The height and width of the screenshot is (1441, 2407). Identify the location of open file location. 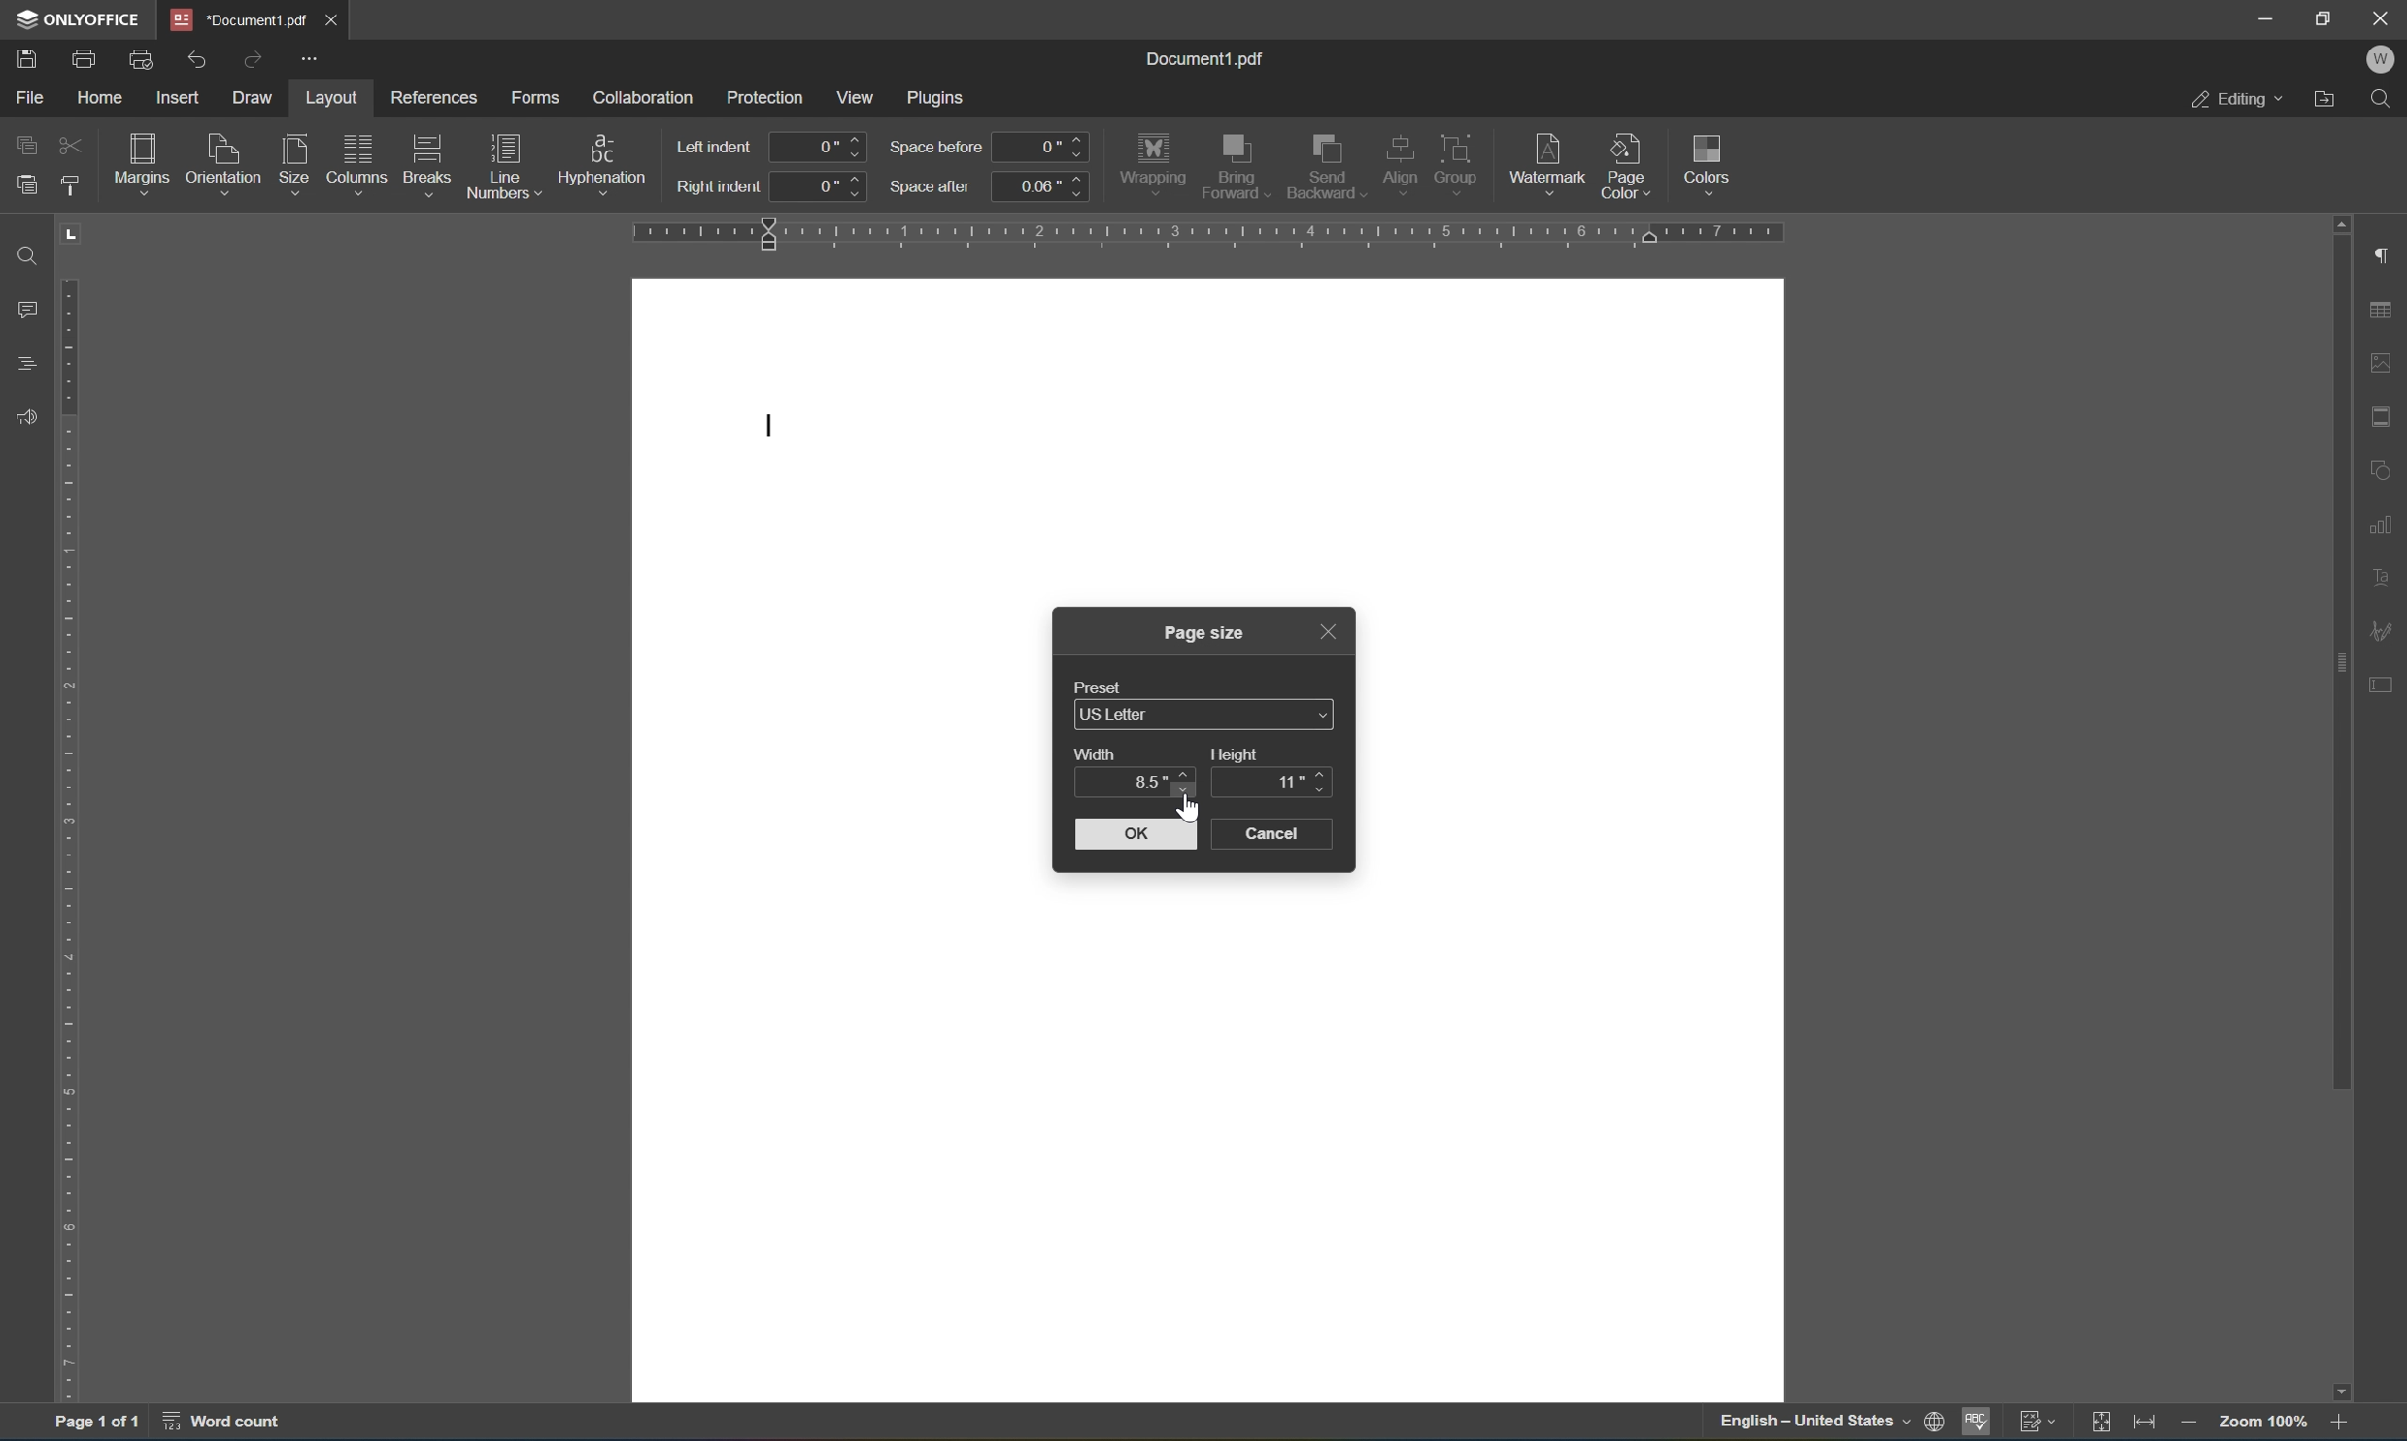
(2324, 100).